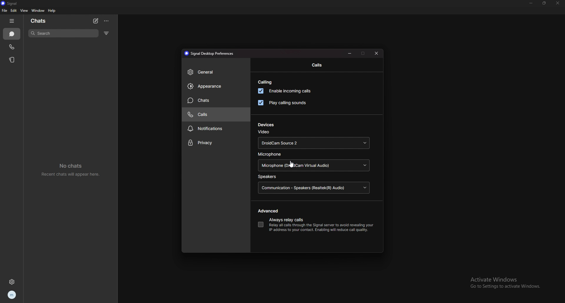  I want to click on minimize, so click(350, 53).